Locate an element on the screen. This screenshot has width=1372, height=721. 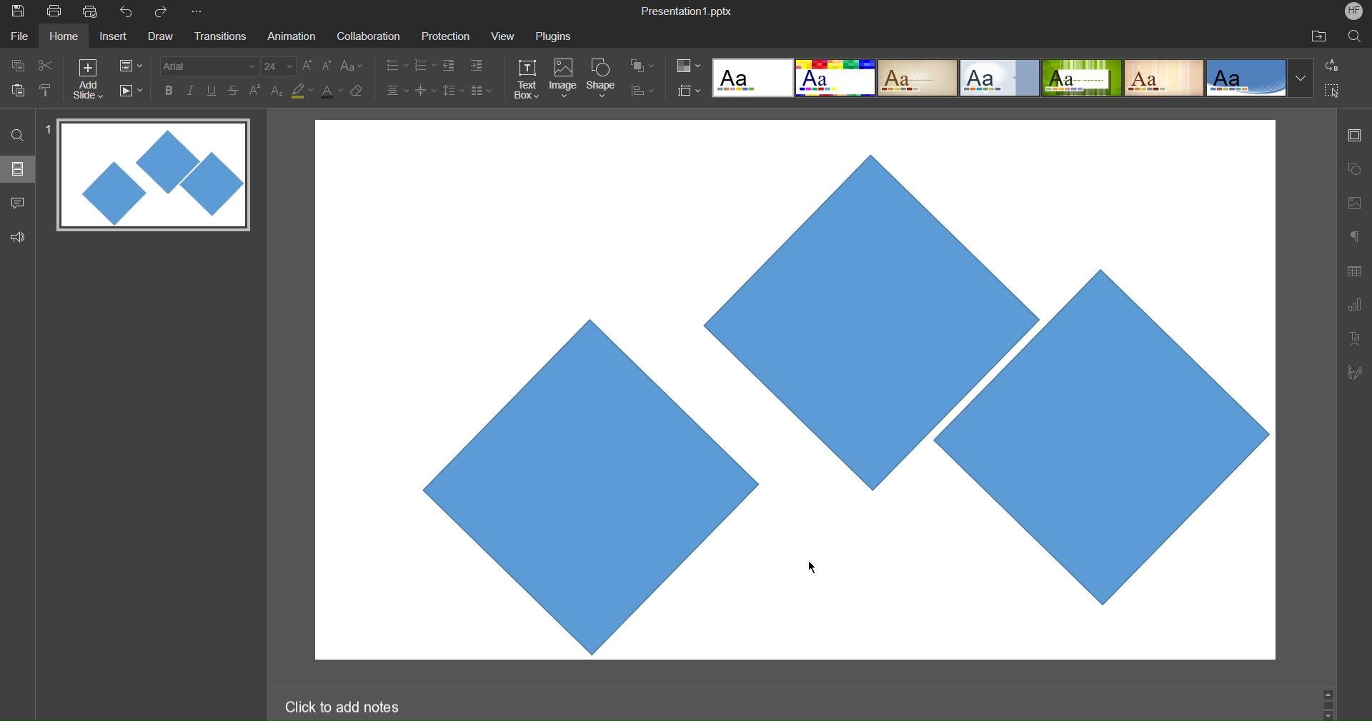
Slide Settings is located at coordinates (1353, 135).